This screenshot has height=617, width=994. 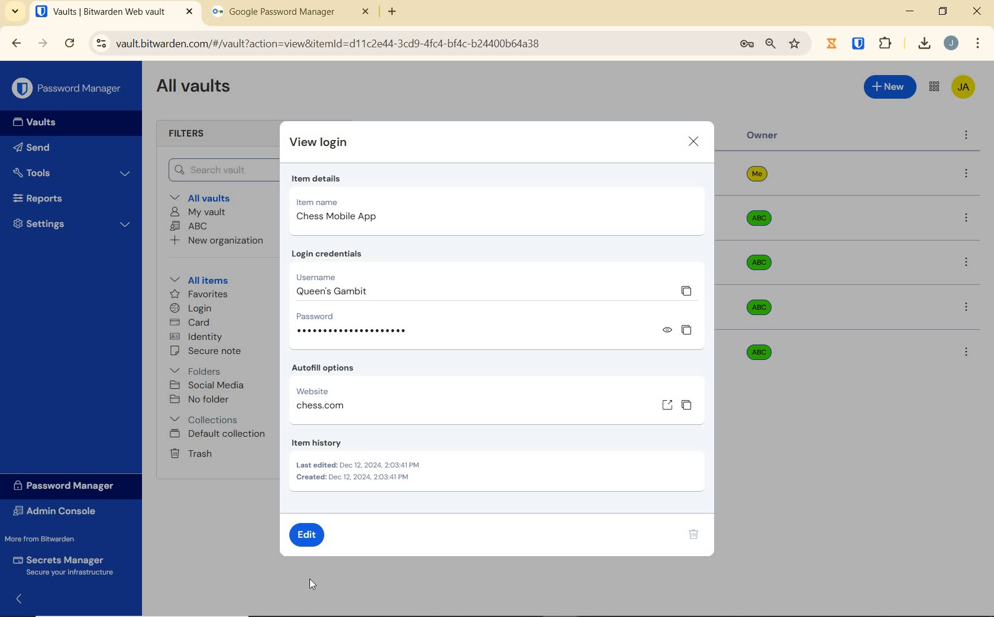 I want to click on Autofill options, so click(x=325, y=368).